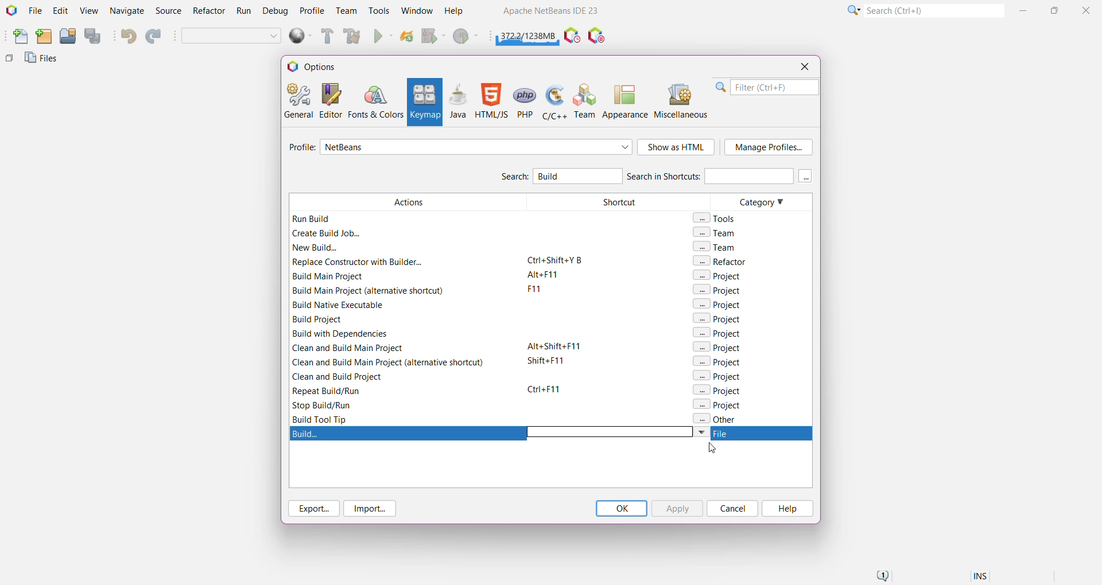 This screenshot has height=585, width=1102. What do you see at coordinates (44, 37) in the screenshot?
I see `New Project` at bounding box center [44, 37].